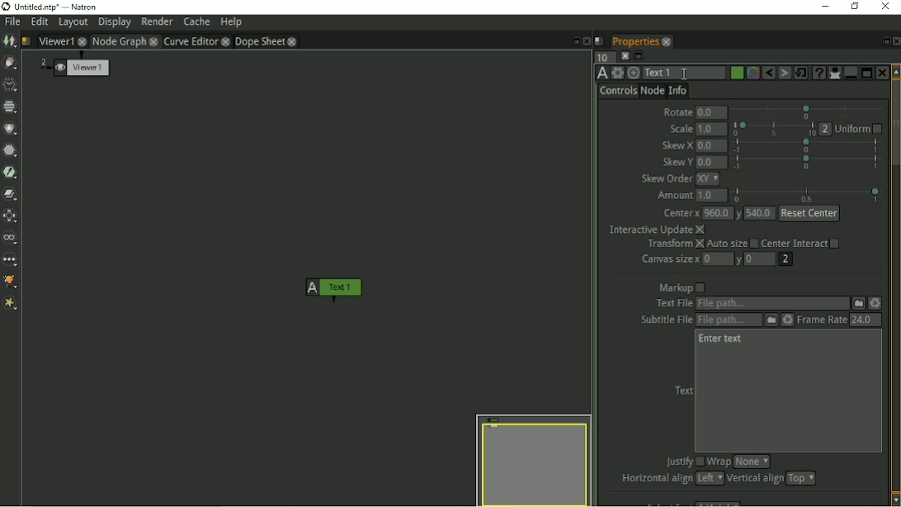 This screenshot has width=901, height=507. What do you see at coordinates (670, 261) in the screenshot?
I see `Canvas size` at bounding box center [670, 261].